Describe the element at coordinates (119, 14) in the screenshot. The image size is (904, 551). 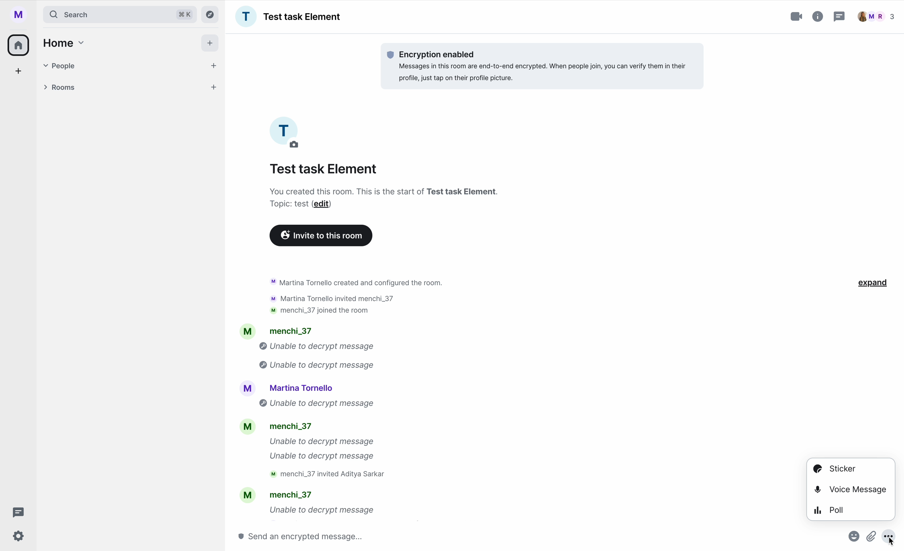
I see `search tab` at that location.